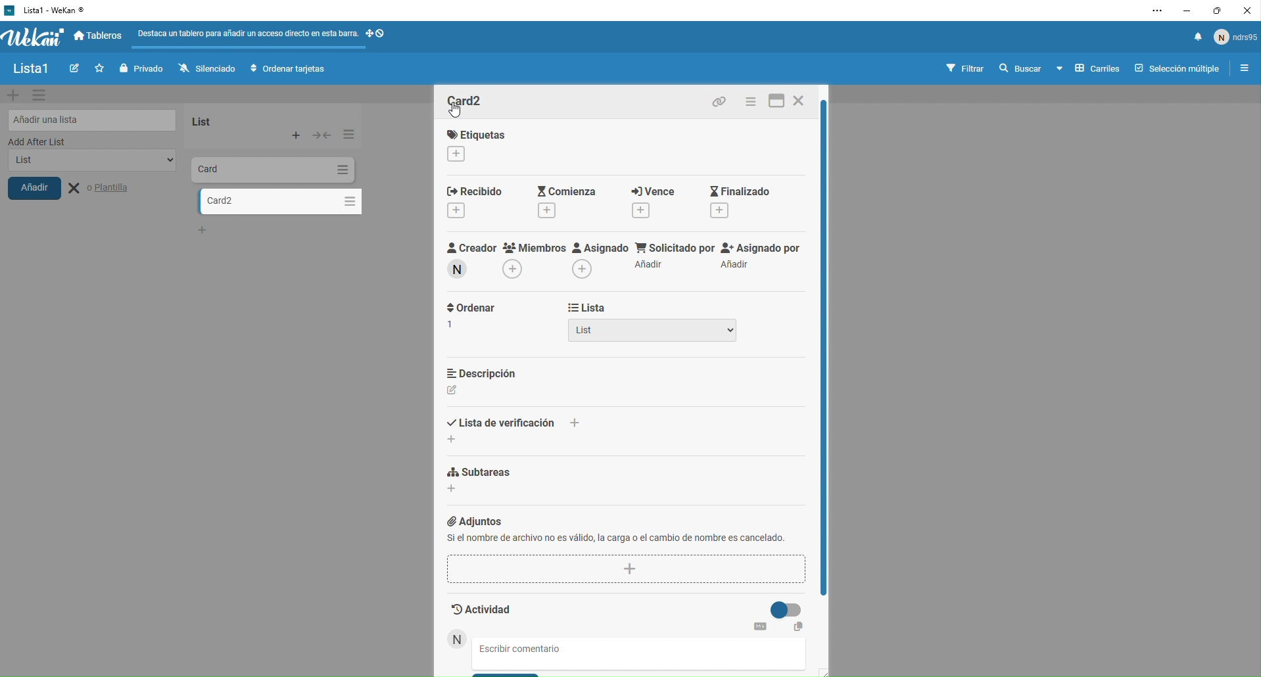  Describe the element at coordinates (1019, 69) in the screenshot. I see `buscar` at that location.